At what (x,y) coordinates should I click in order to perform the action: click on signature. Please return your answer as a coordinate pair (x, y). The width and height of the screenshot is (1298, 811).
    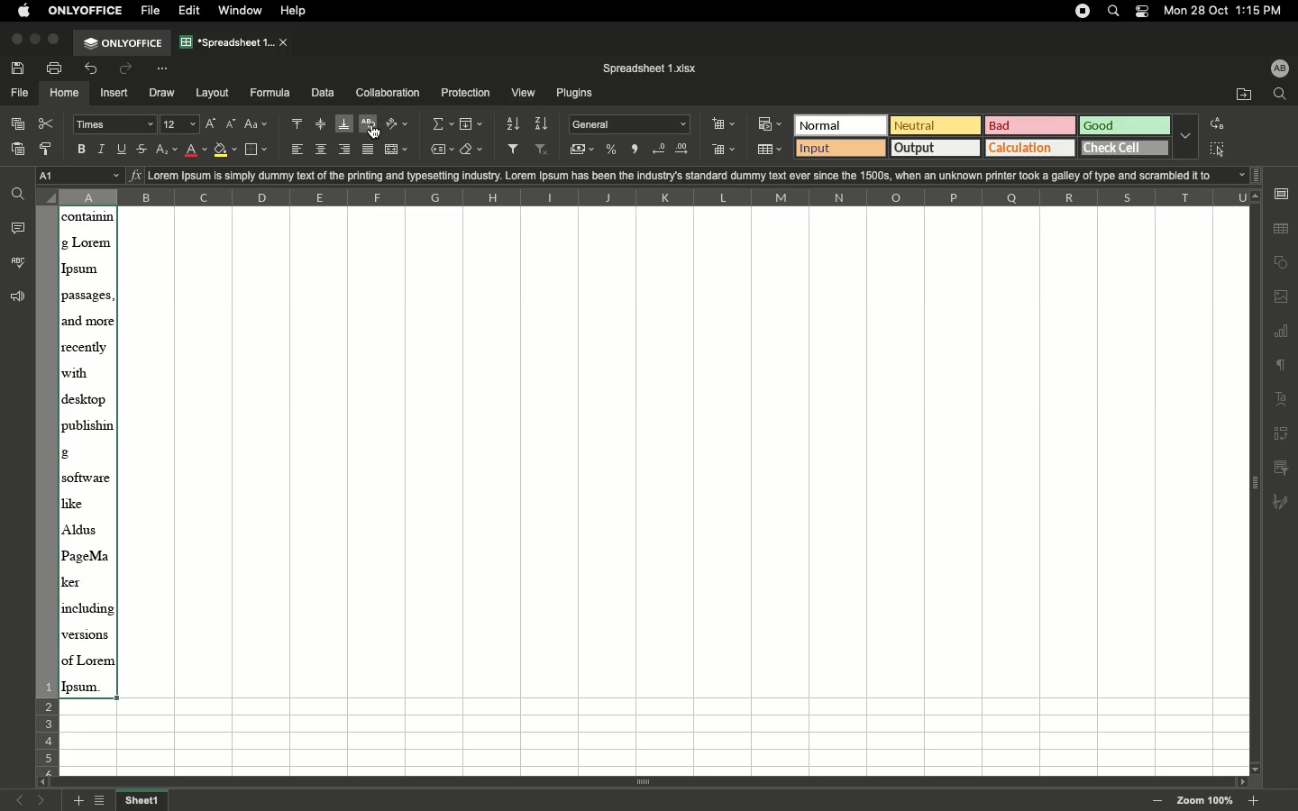
    Looking at the image, I should click on (1285, 499).